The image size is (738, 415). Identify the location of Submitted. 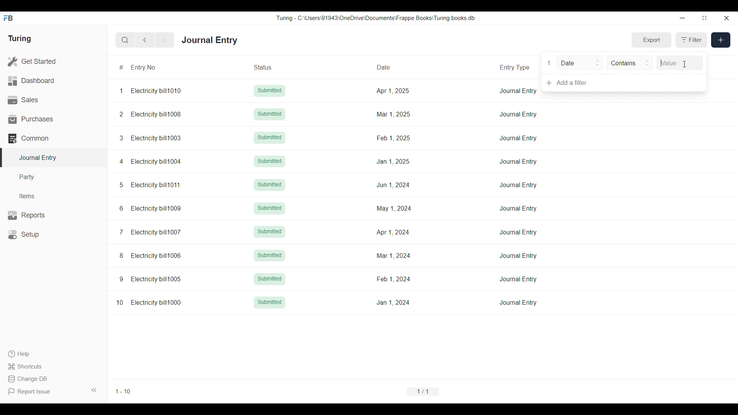
(270, 302).